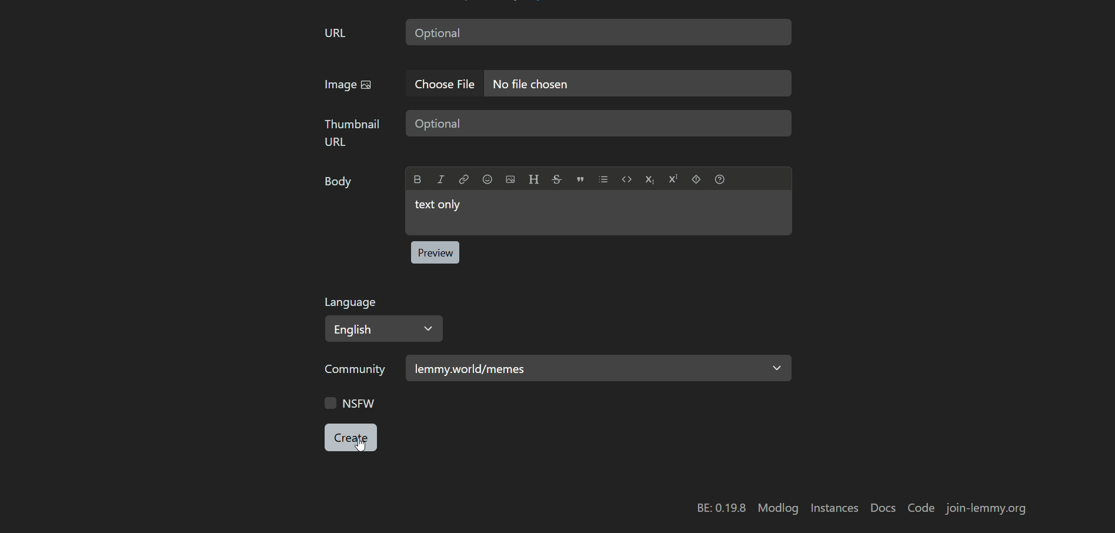 The image size is (1115, 533). I want to click on Spoiler, so click(696, 179).